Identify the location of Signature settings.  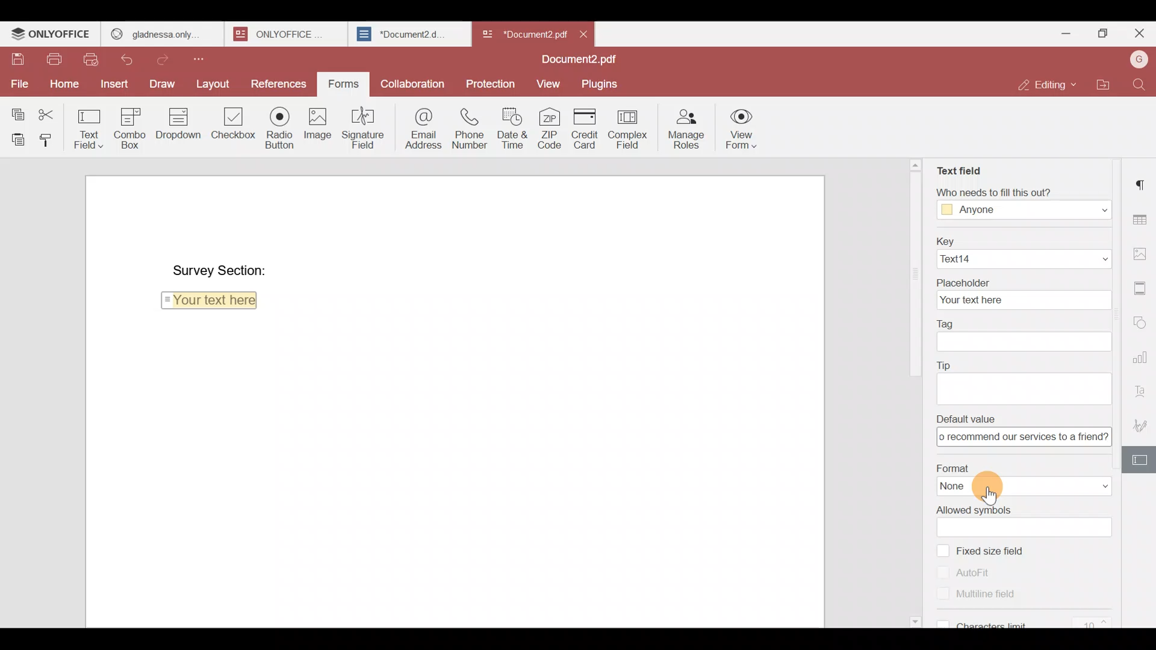
(1142, 426).